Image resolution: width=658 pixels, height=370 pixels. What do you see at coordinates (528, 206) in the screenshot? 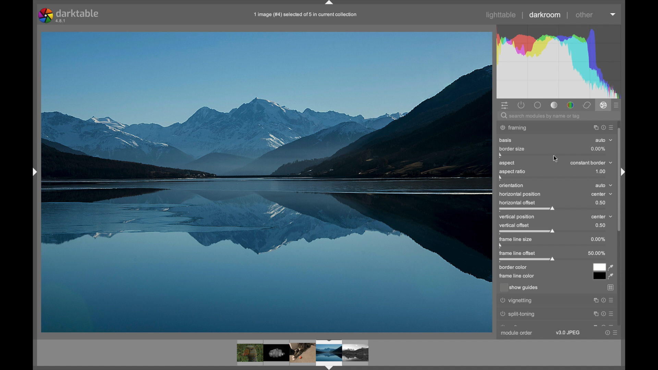
I see `horizontal offset slider` at bounding box center [528, 206].